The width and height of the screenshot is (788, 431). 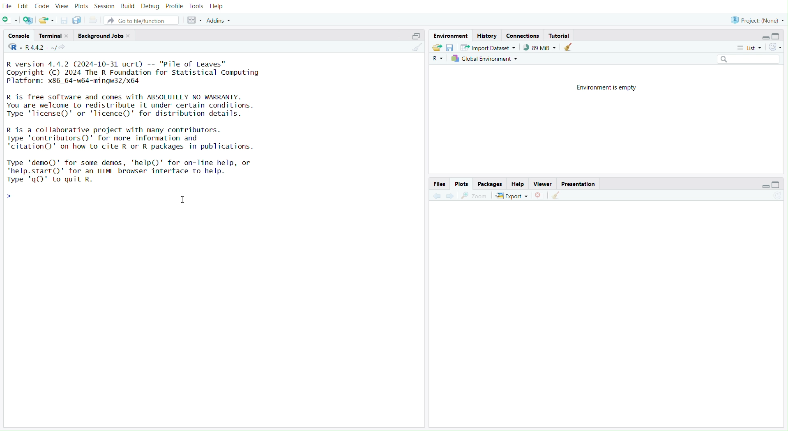 What do you see at coordinates (452, 34) in the screenshot?
I see `Environment` at bounding box center [452, 34].